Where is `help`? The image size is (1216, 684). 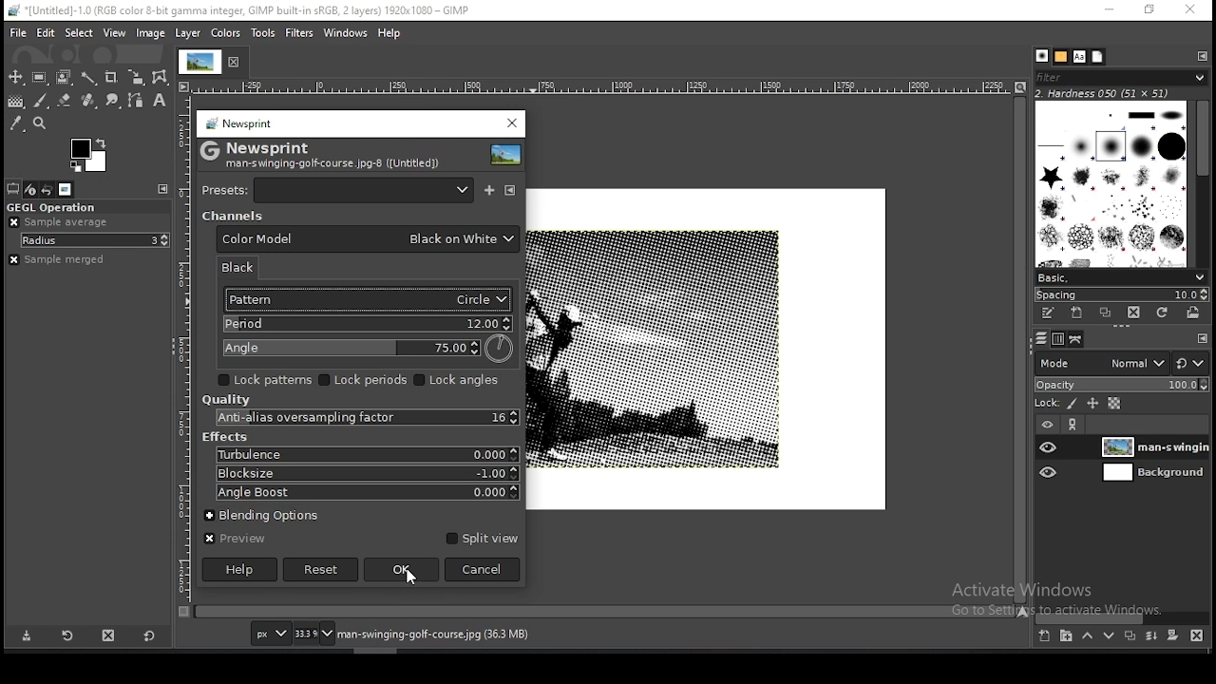 help is located at coordinates (240, 569).